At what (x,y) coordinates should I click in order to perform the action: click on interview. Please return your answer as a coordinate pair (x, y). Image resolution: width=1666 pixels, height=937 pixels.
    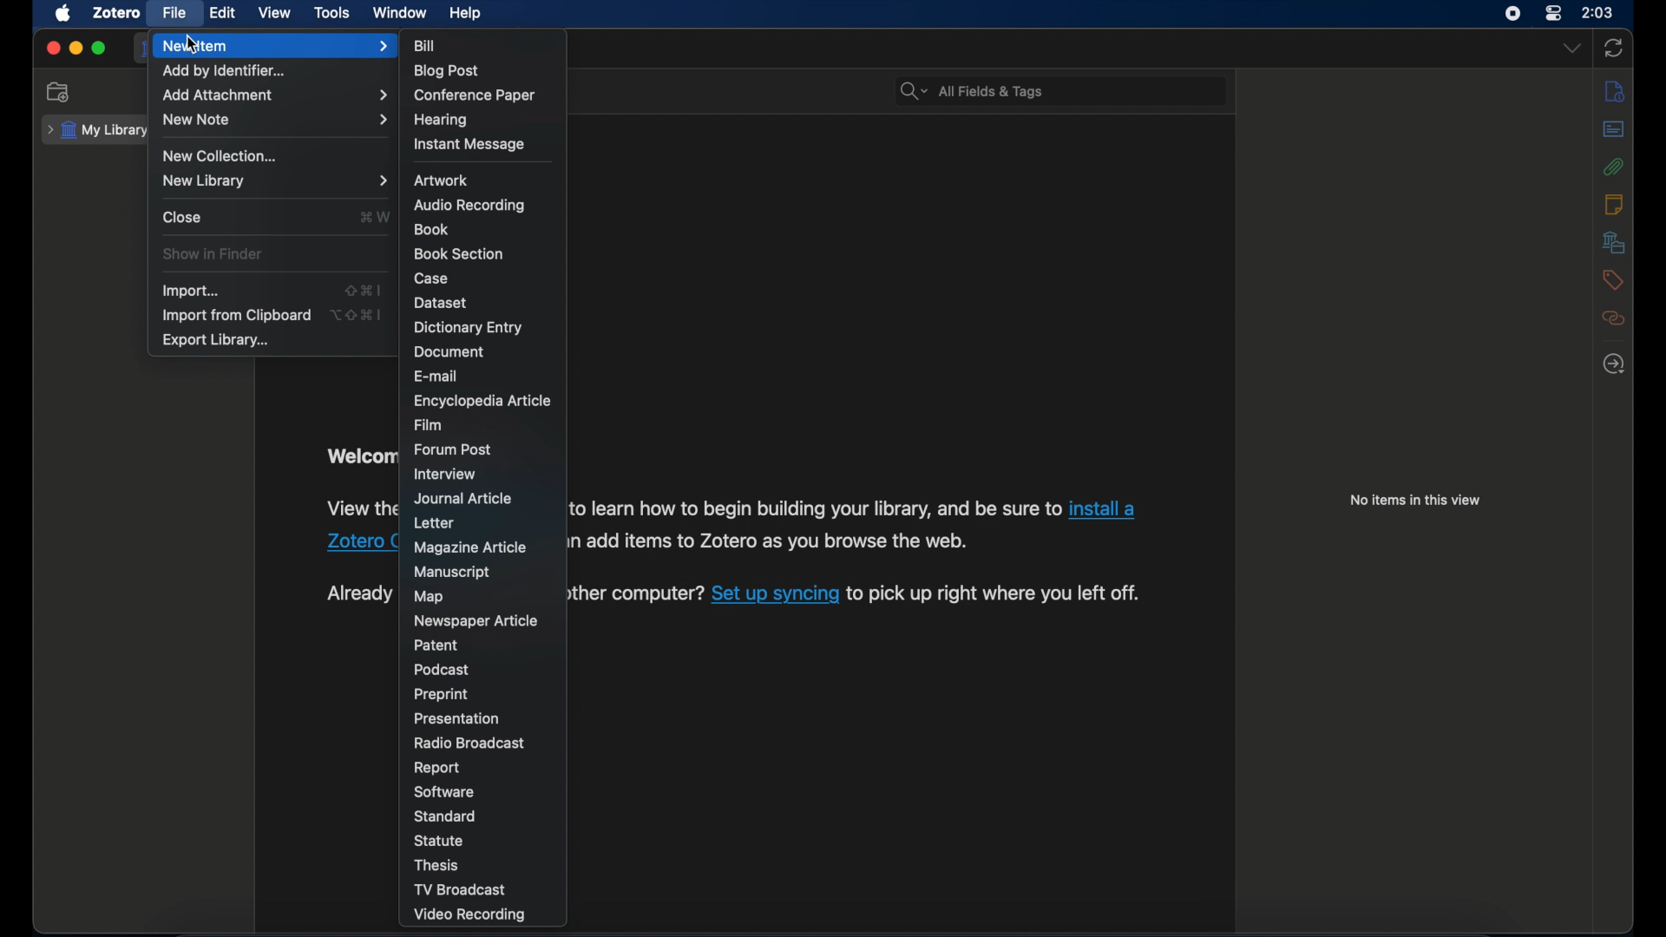
    Looking at the image, I should click on (444, 474).